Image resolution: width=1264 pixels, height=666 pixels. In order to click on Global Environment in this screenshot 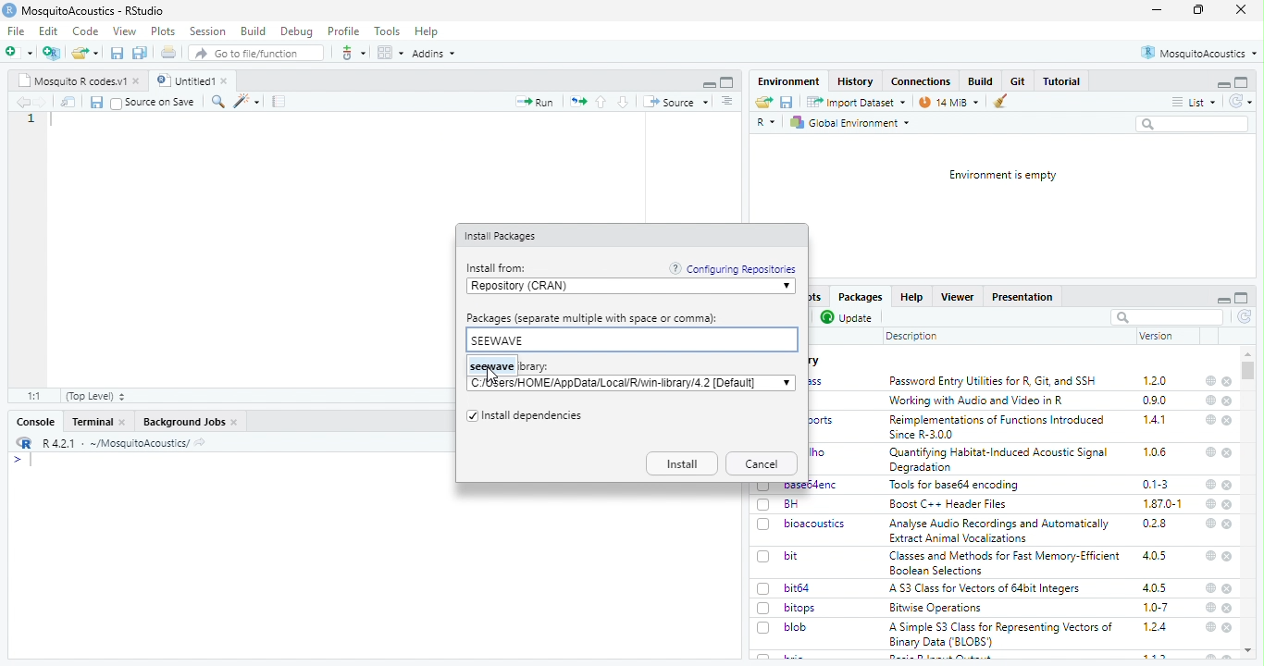, I will do `click(849, 123)`.